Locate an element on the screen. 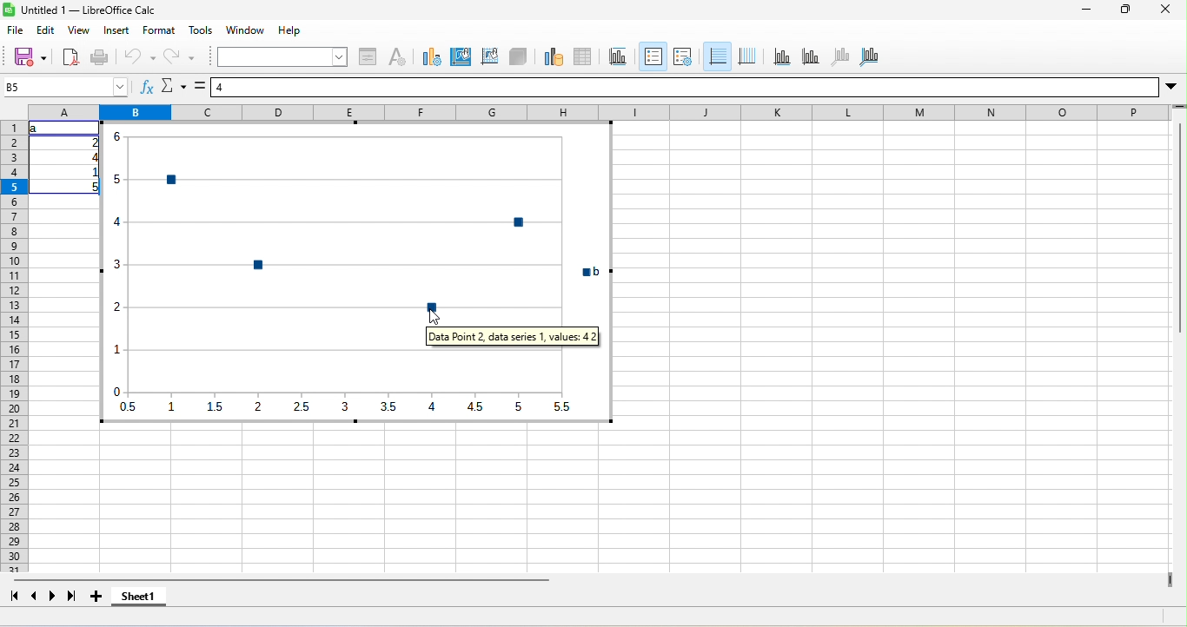 The height and width of the screenshot is (627, 1187). sheet1 is located at coordinates (139, 596).